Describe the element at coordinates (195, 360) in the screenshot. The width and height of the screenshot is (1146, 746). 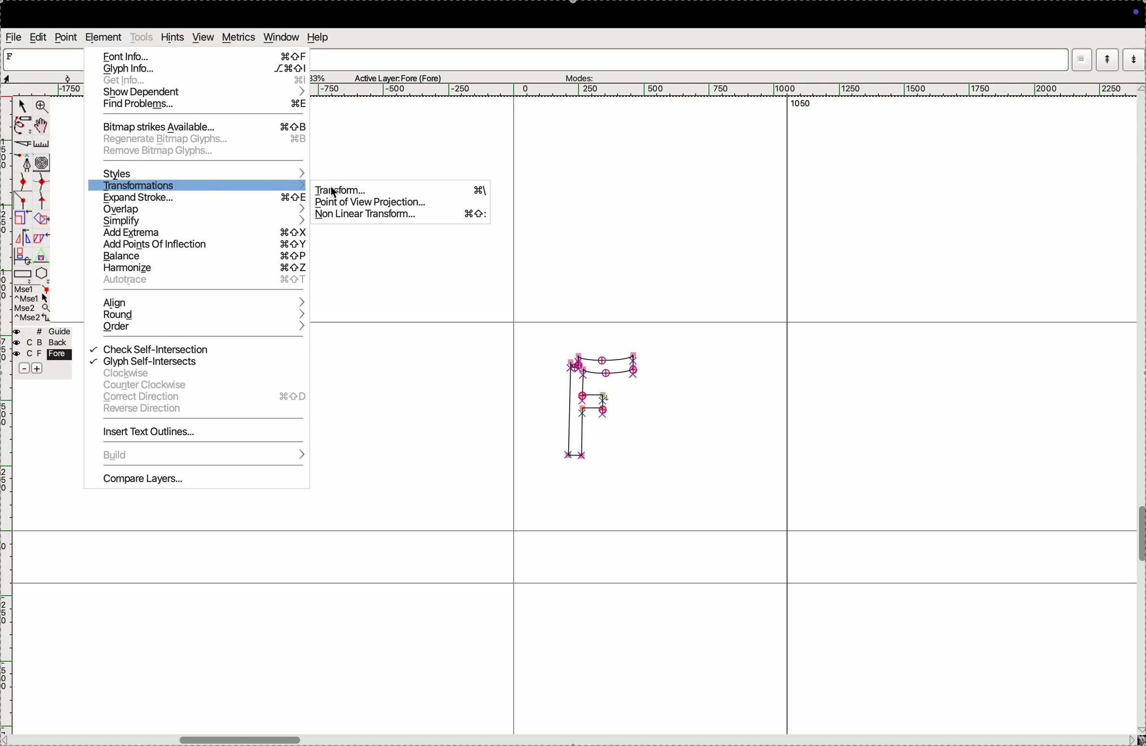
I see `glyph self interssects` at that location.